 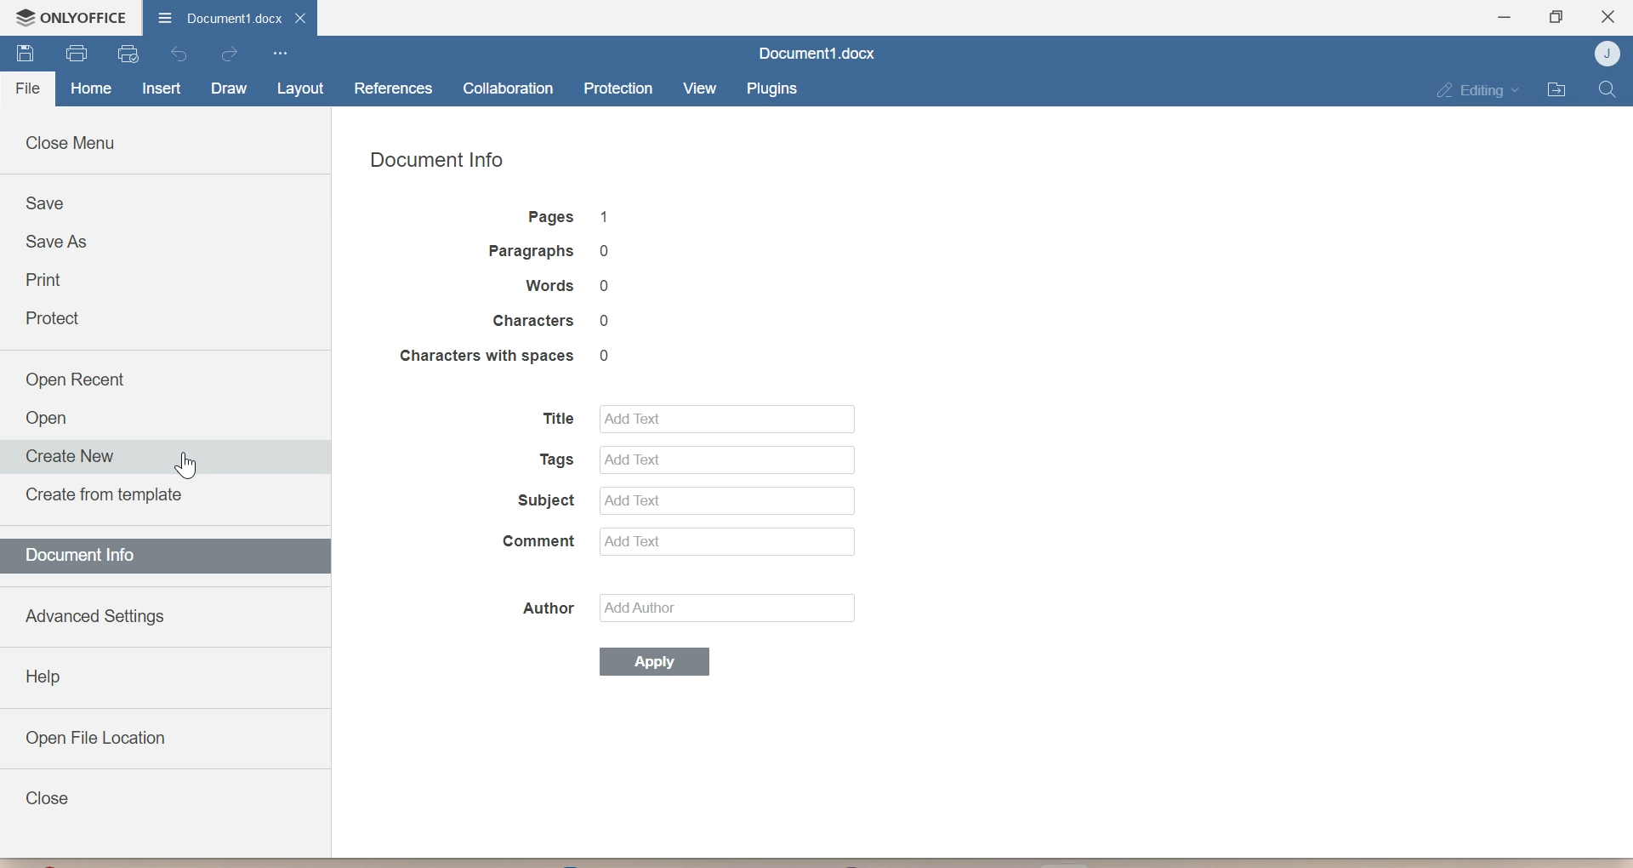 I want to click on Document info, so click(x=441, y=162).